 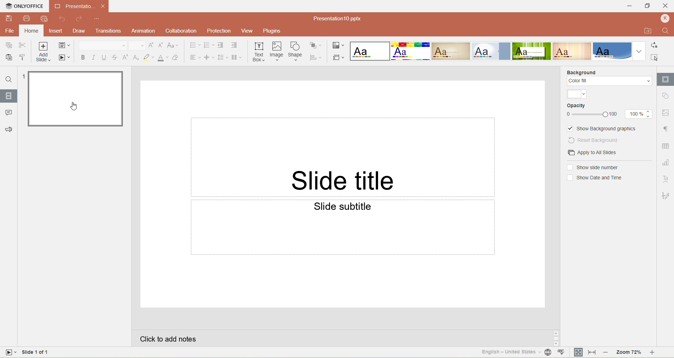 What do you see at coordinates (25, 7) in the screenshot?
I see `Only office` at bounding box center [25, 7].